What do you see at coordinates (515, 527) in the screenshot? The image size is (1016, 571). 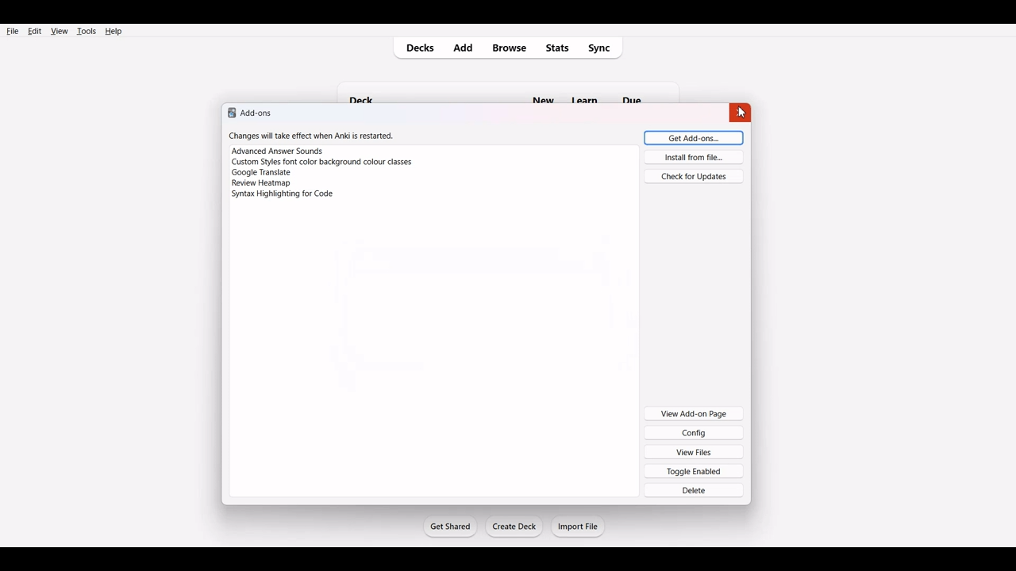 I see `Create Deck` at bounding box center [515, 527].